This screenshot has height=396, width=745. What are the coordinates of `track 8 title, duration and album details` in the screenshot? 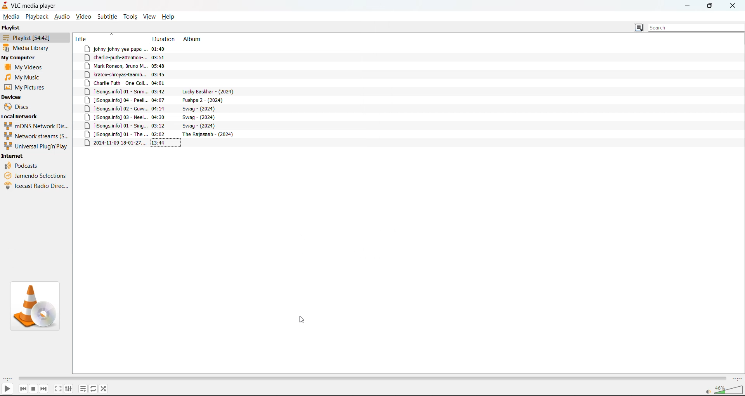 It's located at (151, 109).